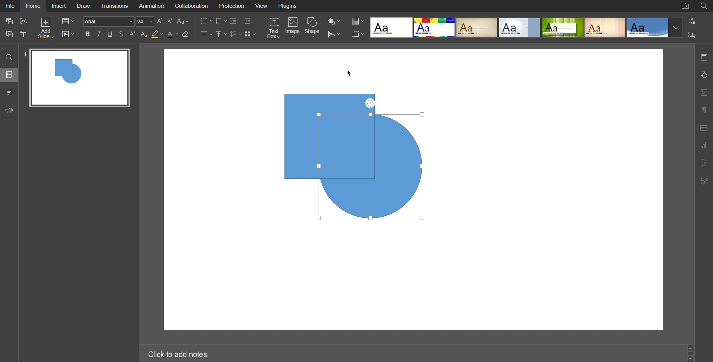 This screenshot has height=362, width=713. What do you see at coordinates (648, 27) in the screenshot?
I see `Office` at bounding box center [648, 27].